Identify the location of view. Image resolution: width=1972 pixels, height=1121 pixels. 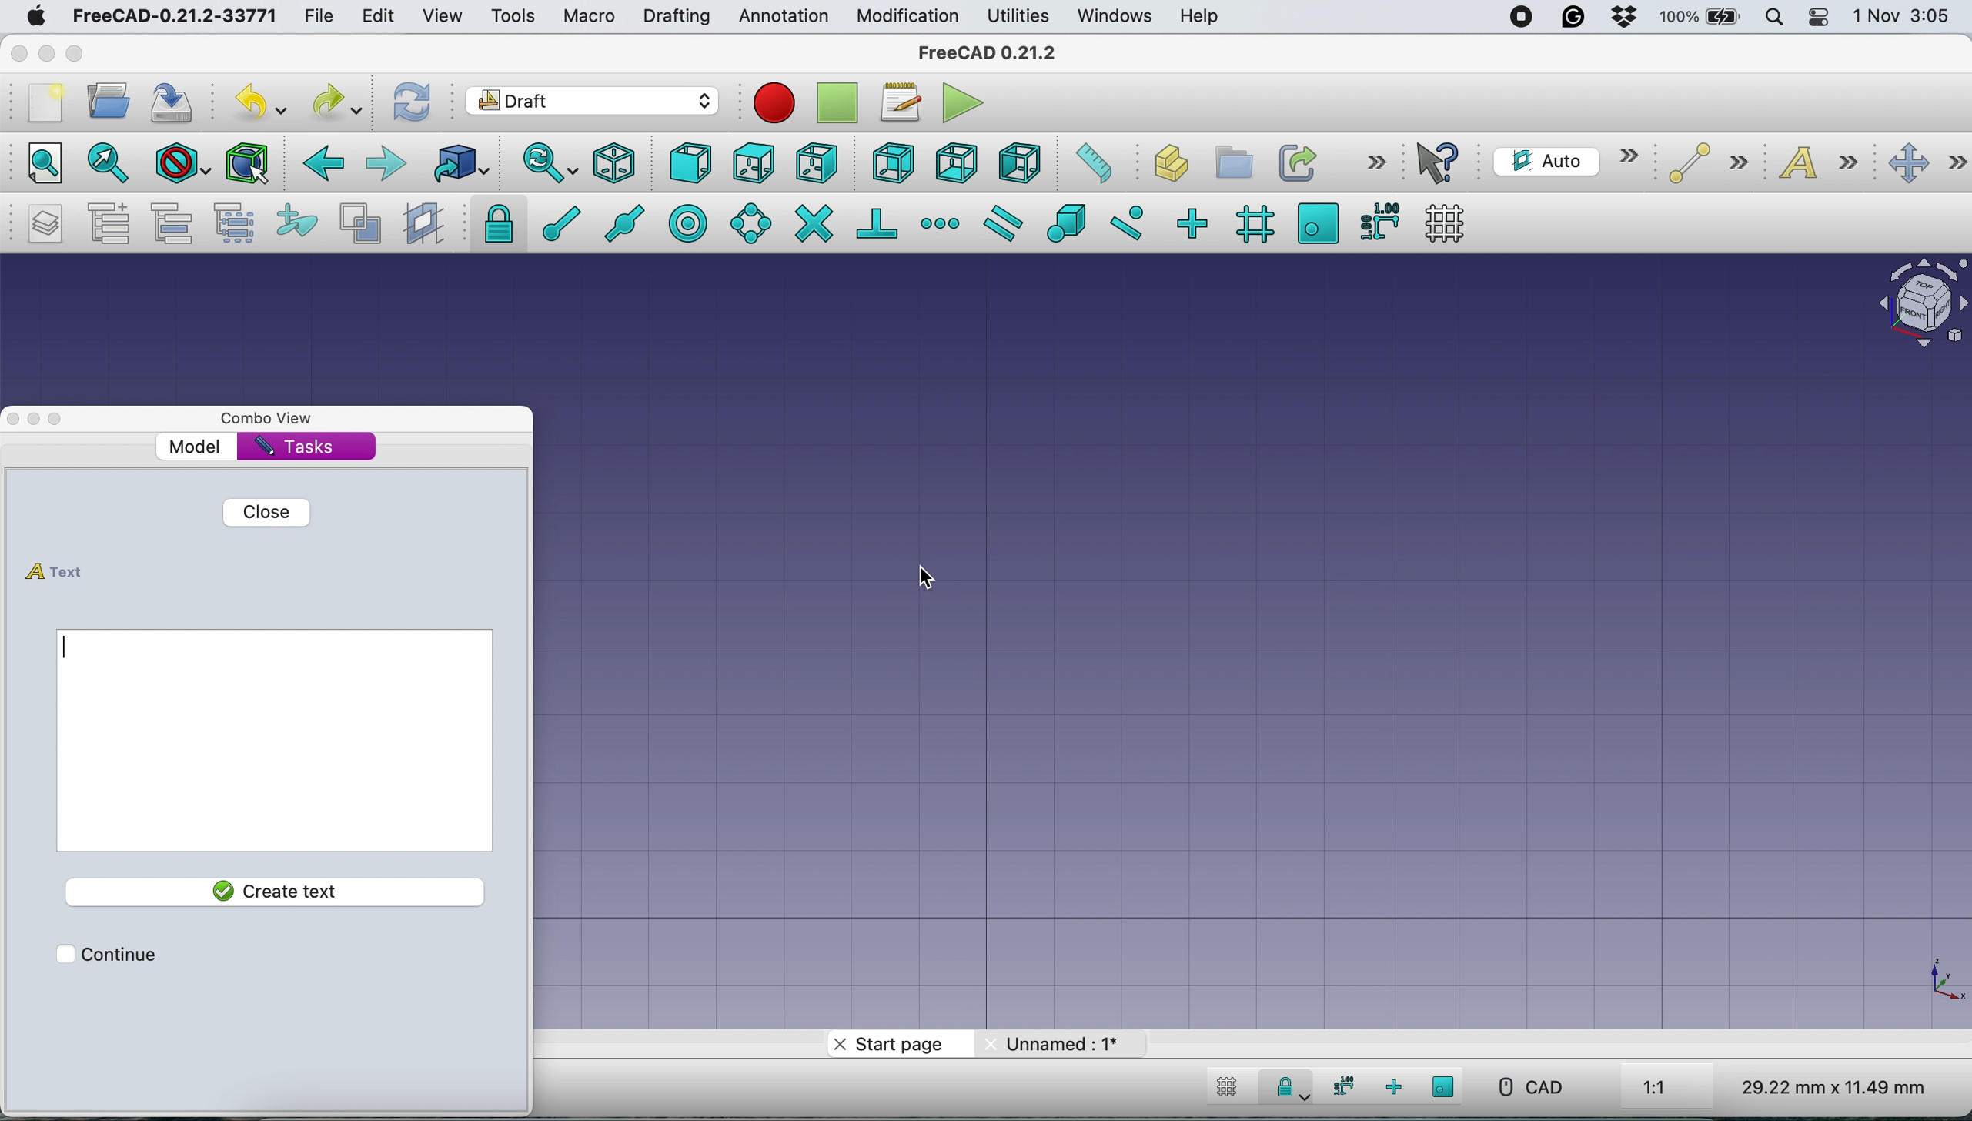
(442, 15).